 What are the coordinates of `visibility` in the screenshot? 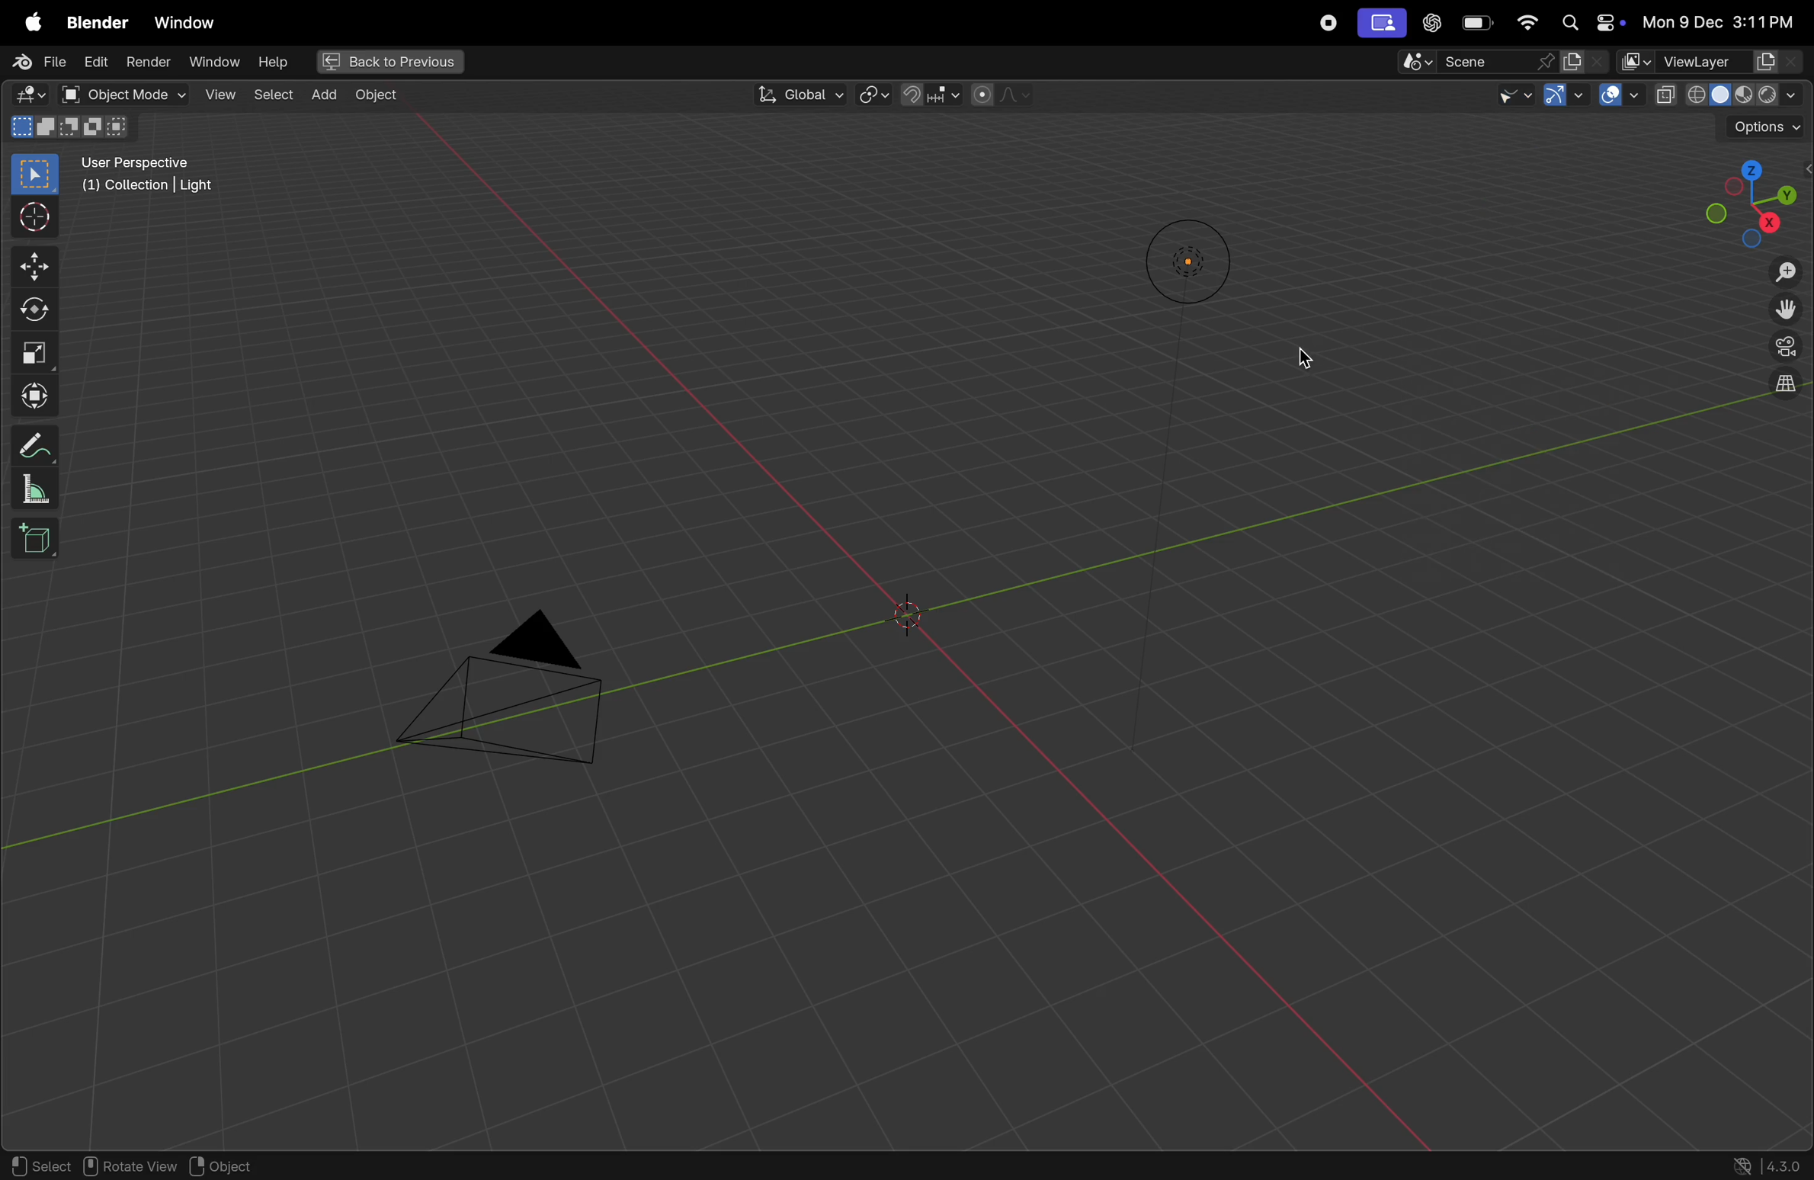 It's located at (1496, 94).